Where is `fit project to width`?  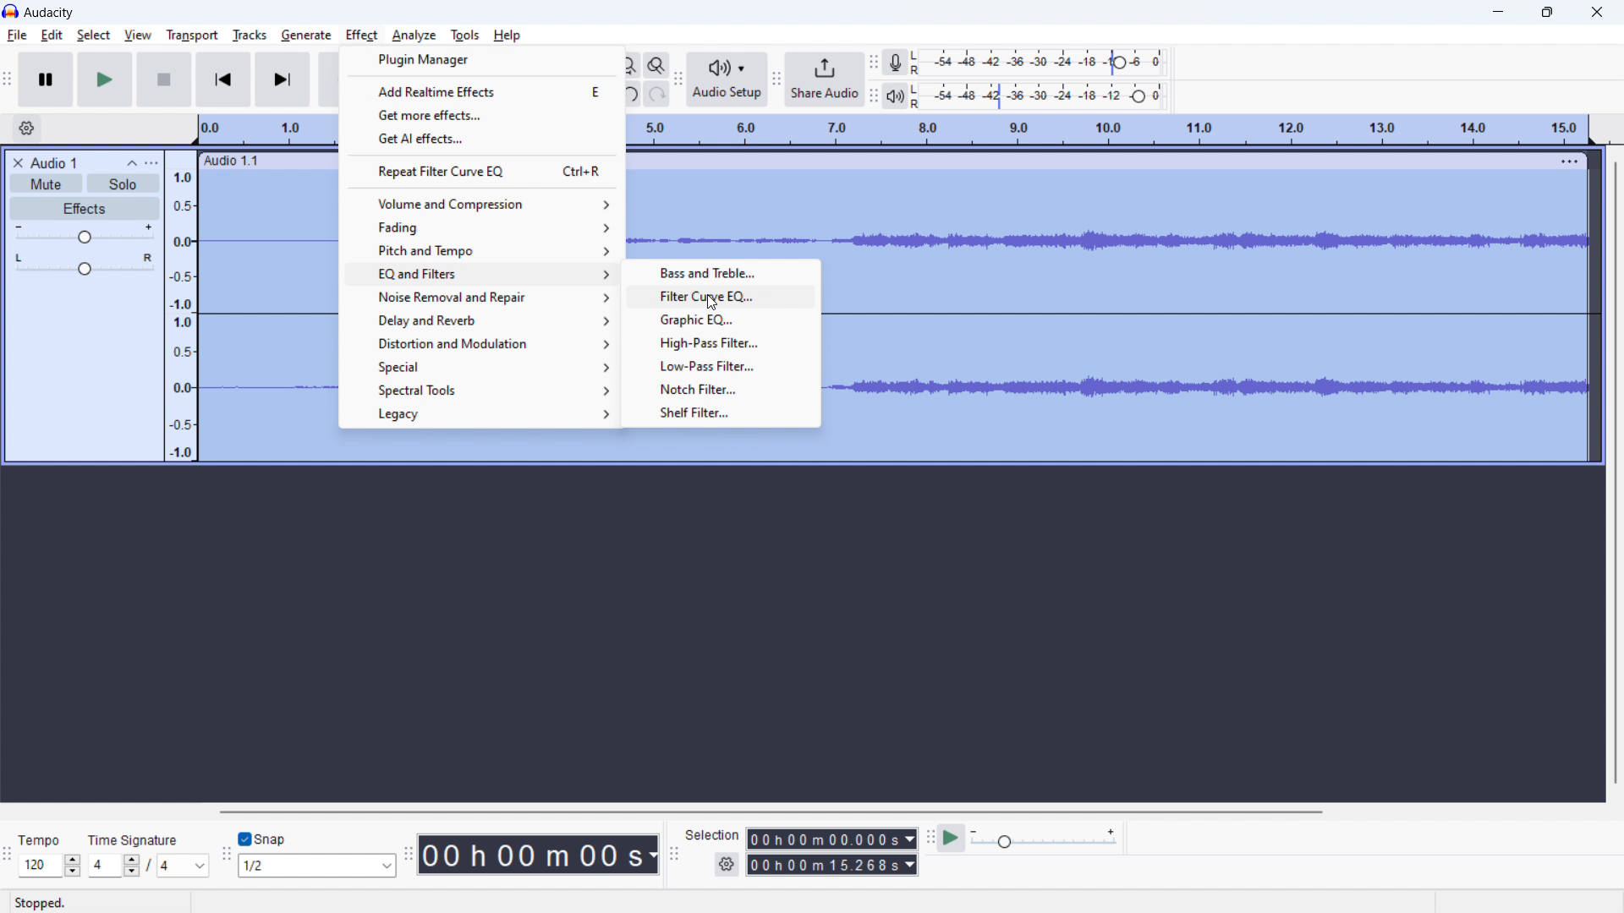
fit project to width is located at coordinates (631, 66).